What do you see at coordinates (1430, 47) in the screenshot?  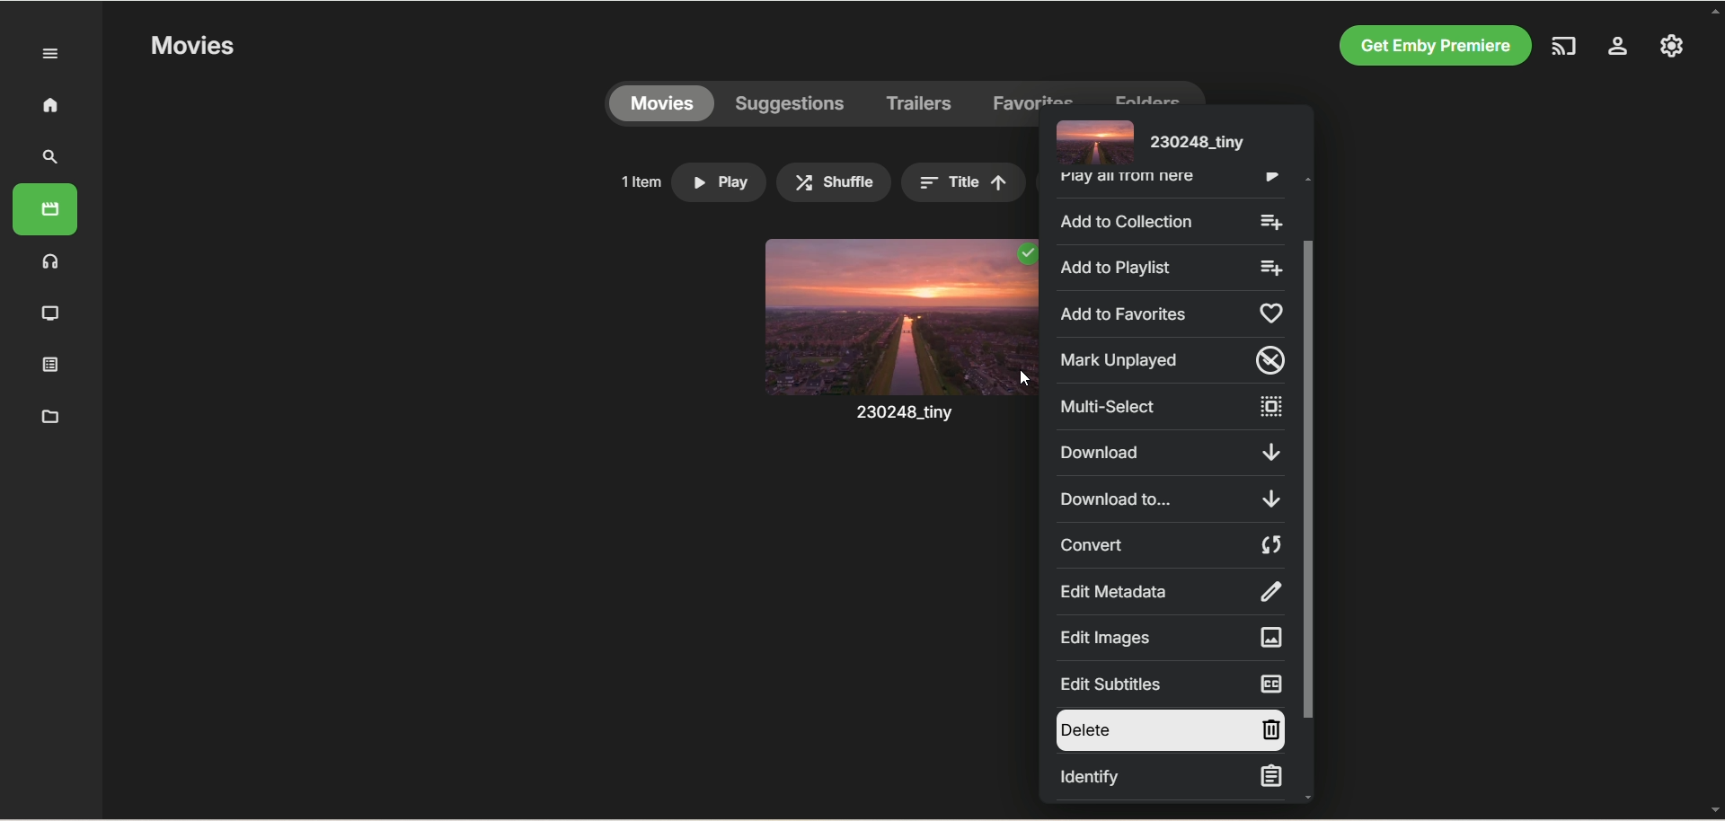 I see `get emby premiere` at bounding box center [1430, 47].